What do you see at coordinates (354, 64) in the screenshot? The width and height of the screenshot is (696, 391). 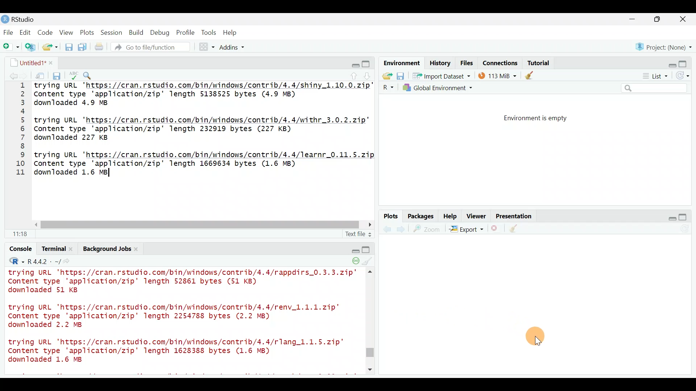 I see `restore down` at bounding box center [354, 64].